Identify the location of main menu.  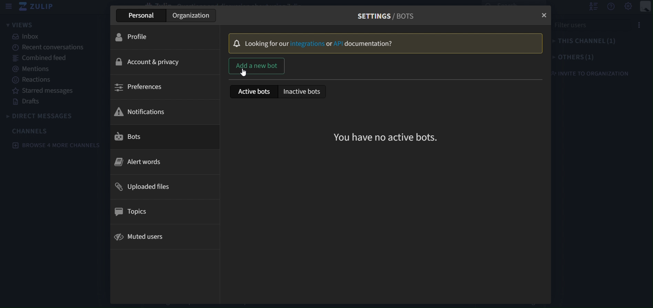
(645, 7).